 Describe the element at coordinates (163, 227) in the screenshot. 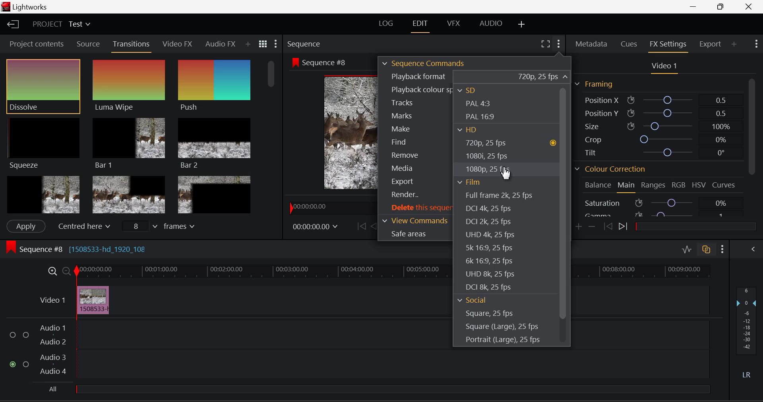

I see `frames input` at that location.